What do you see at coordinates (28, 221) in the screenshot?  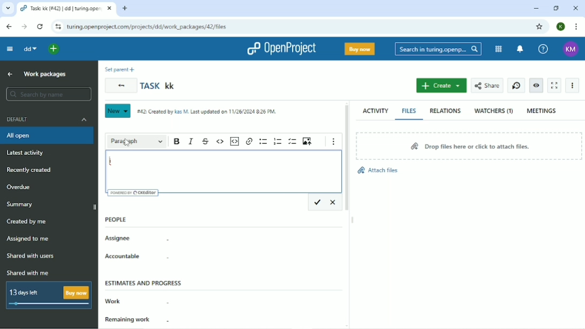 I see `Created by me` at bounding box center [28, 221].